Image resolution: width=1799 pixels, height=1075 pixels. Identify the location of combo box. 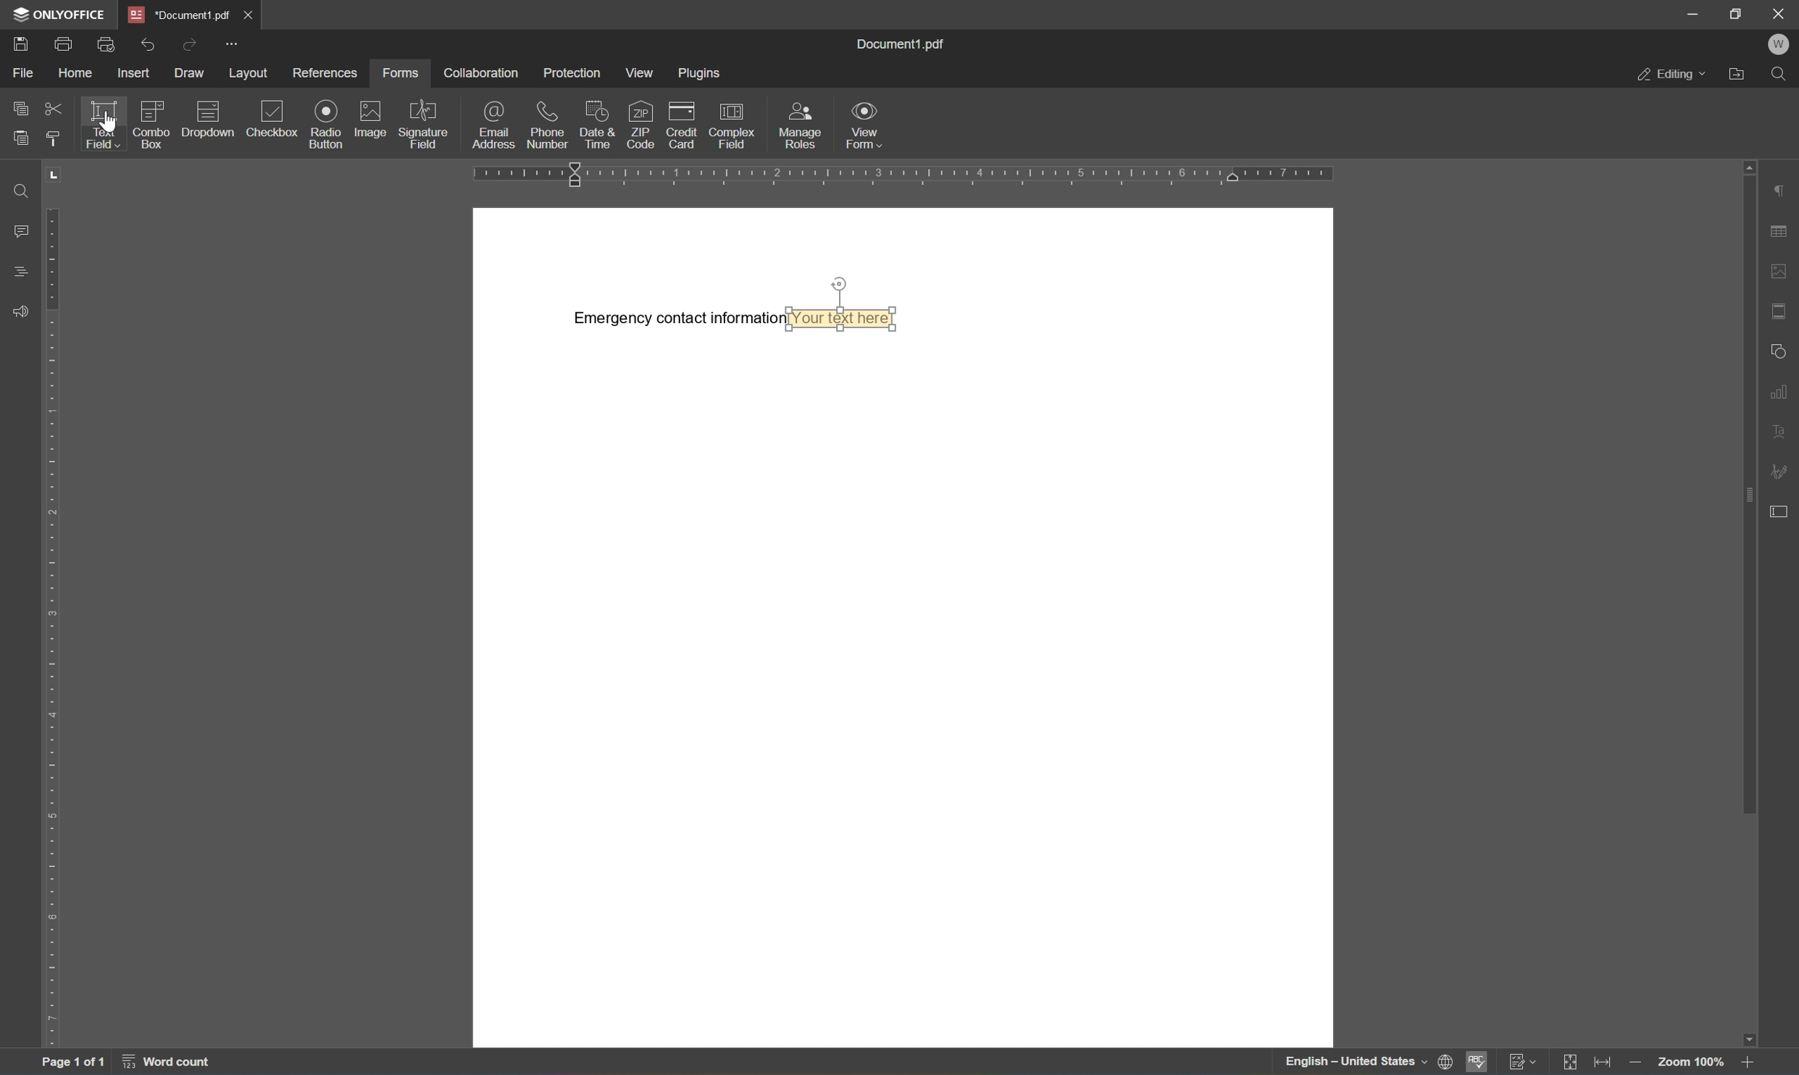
(153, 125).